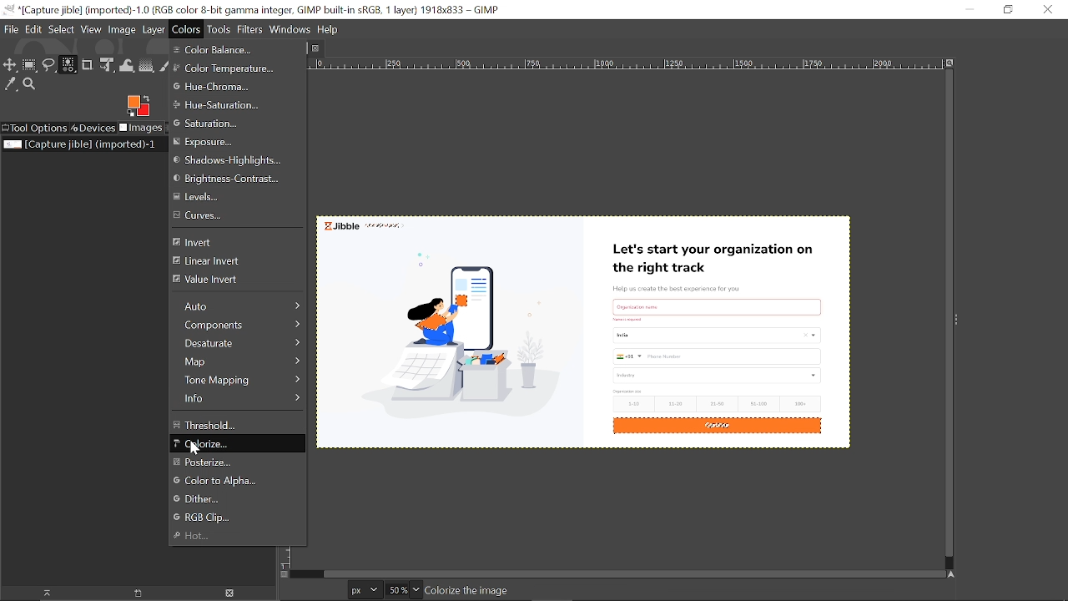  I want to click on Auto, so click(239, 305).